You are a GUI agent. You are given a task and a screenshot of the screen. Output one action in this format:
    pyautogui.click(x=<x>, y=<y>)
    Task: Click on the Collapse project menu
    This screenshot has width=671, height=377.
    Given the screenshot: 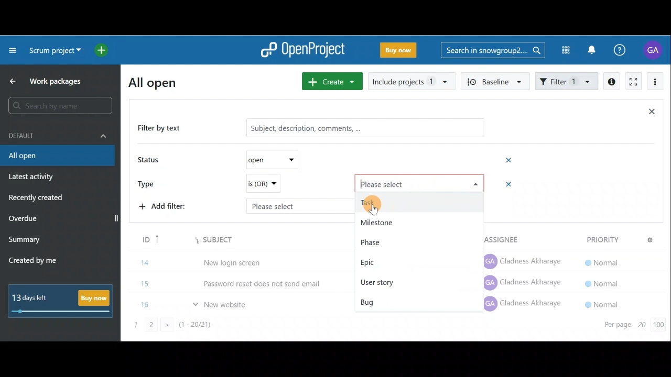 What is the action you would take?
    pyautogui.click(x=13, y=50)
    